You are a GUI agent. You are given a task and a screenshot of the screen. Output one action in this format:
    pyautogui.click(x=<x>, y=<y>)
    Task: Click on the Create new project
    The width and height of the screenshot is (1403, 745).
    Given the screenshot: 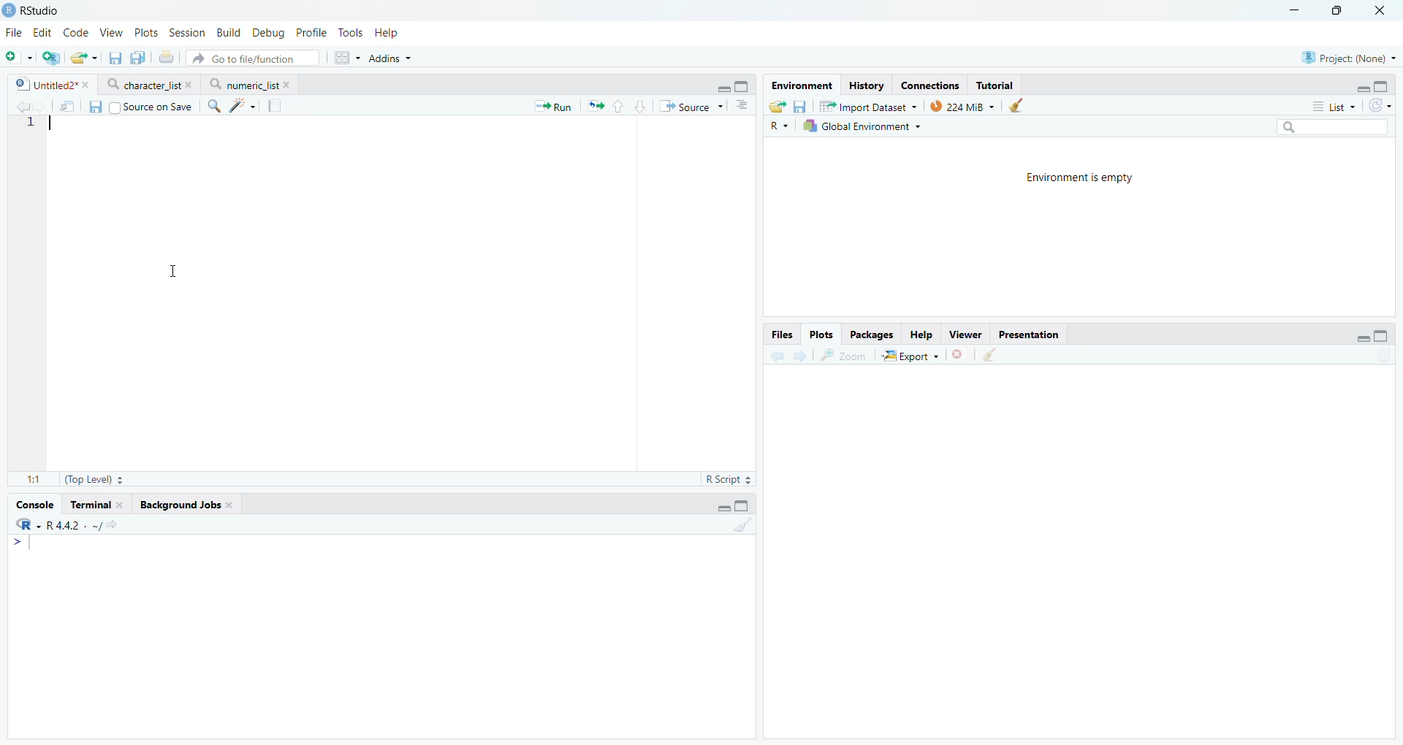 What is the action you would take?
    pyautogui.click(x=51, y=58)
    